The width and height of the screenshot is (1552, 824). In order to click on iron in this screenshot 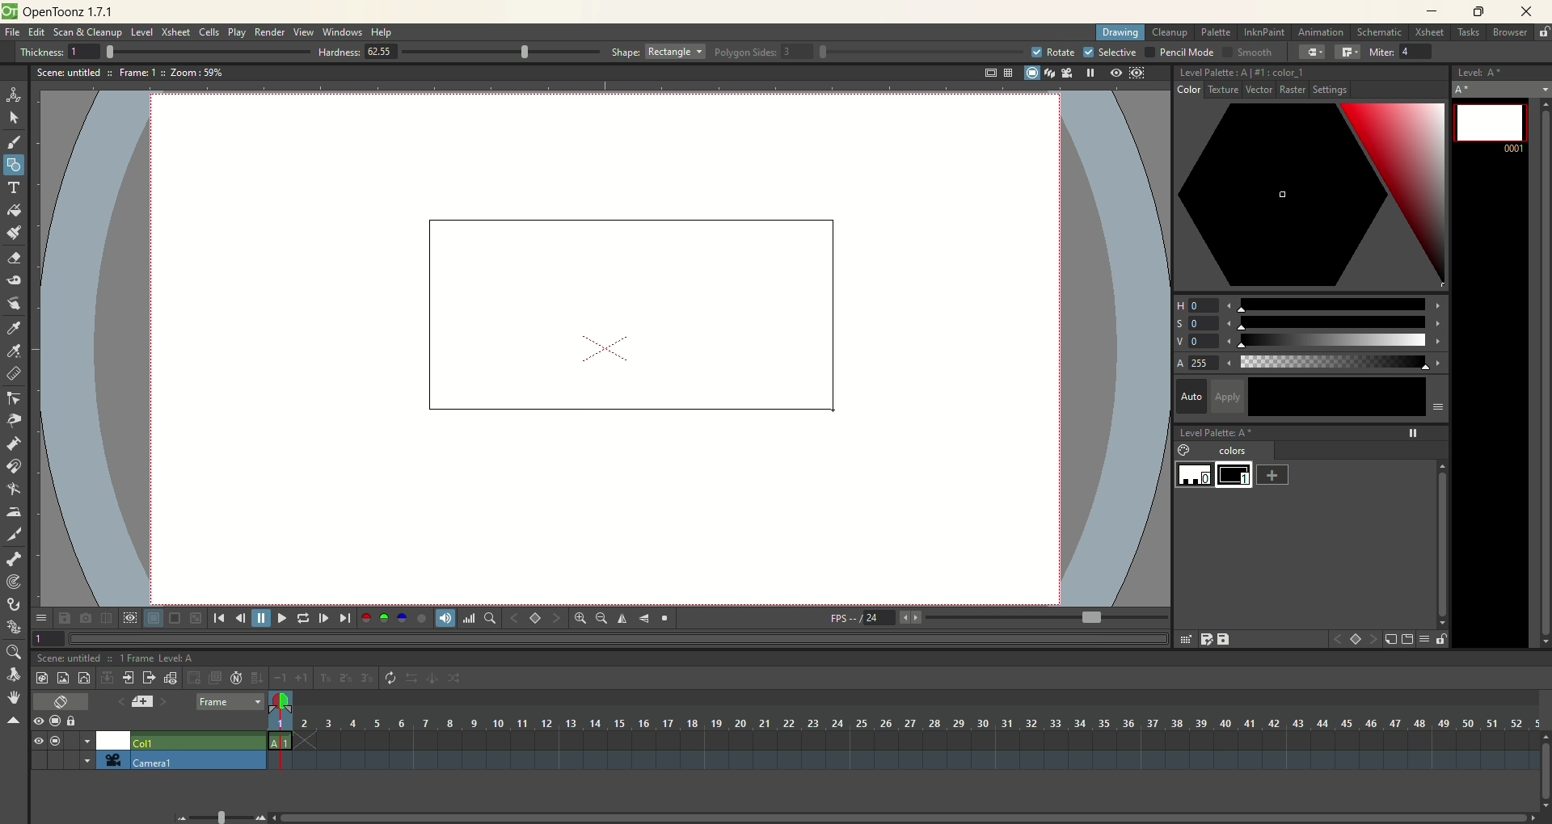, I will do `click(13, 511)`.